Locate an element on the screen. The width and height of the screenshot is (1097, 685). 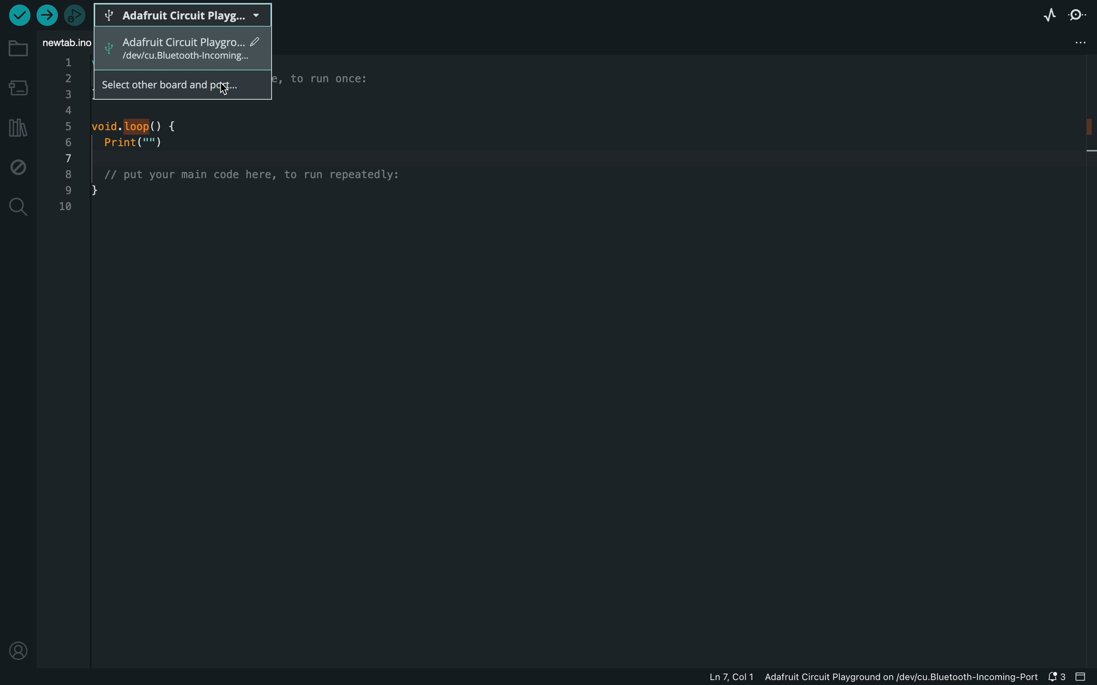
close slide bar is located at coordinates (1085, 677).